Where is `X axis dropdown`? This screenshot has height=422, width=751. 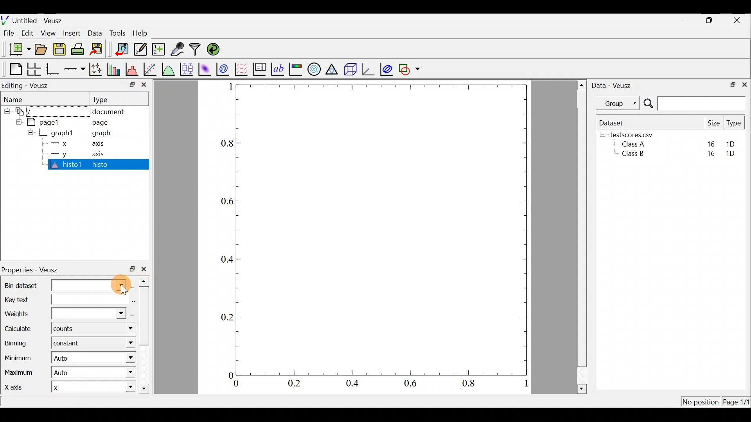 X axis dropdown is located at coordinates (122, 387).